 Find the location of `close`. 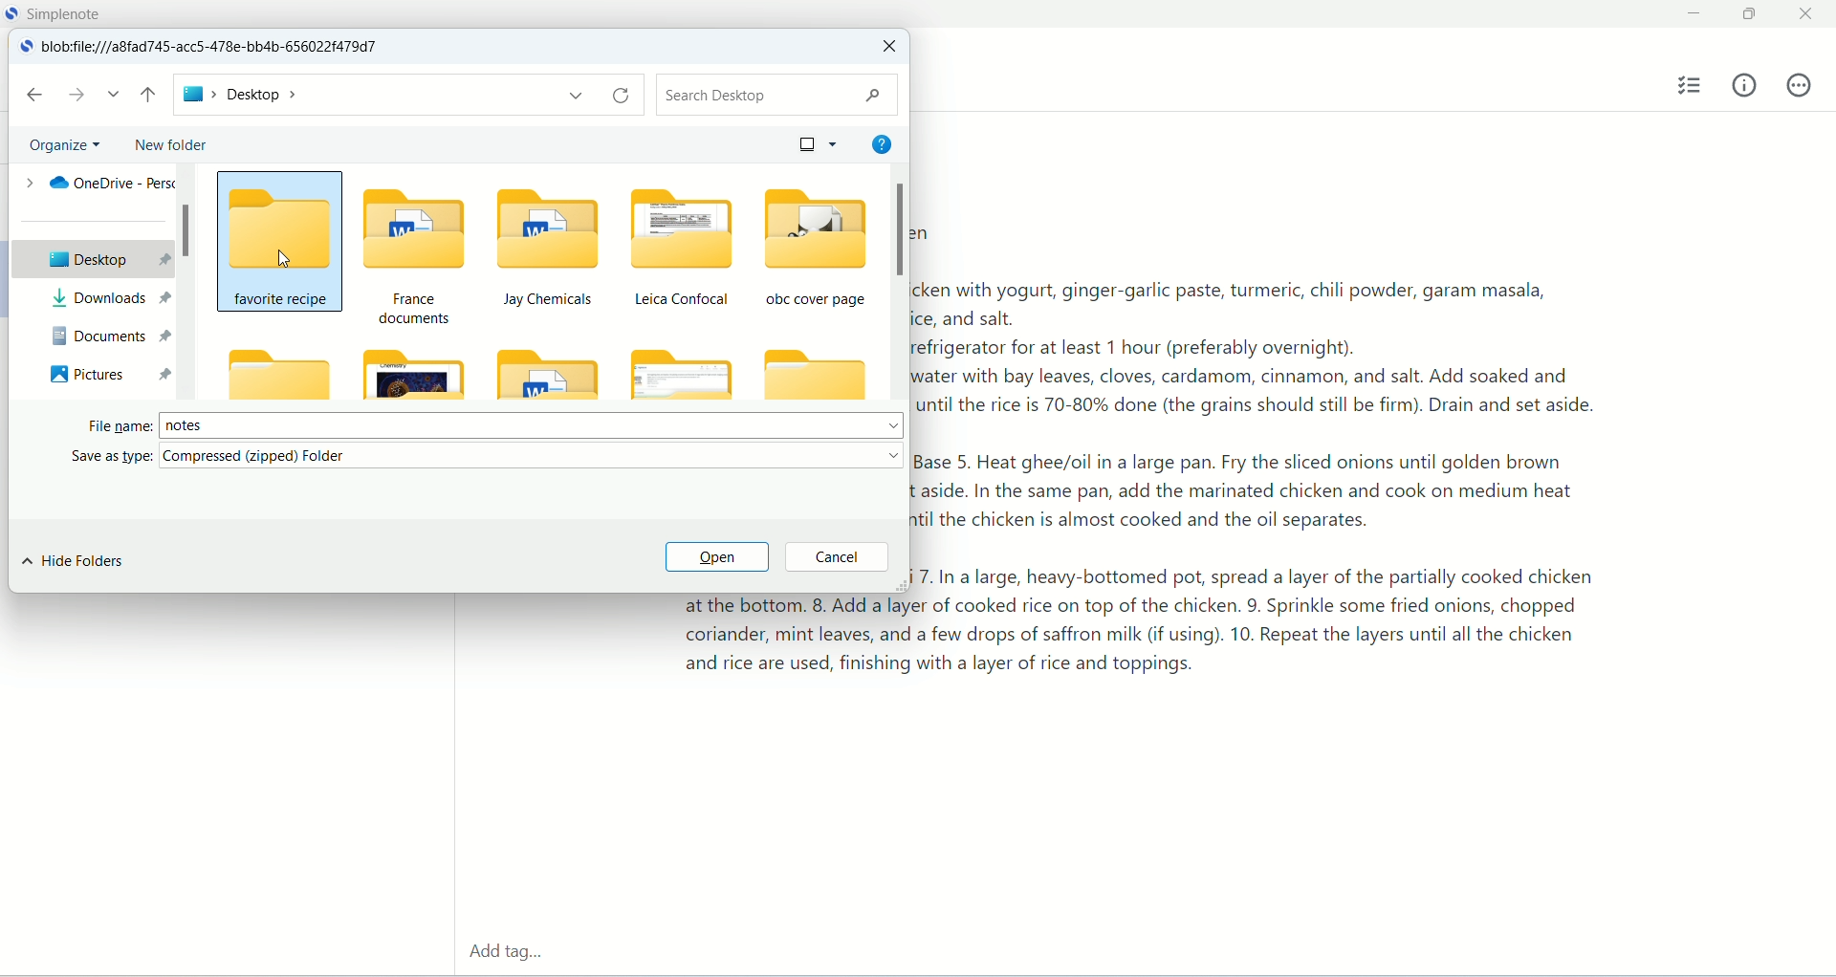

close is located at coordinates (1809, 11).